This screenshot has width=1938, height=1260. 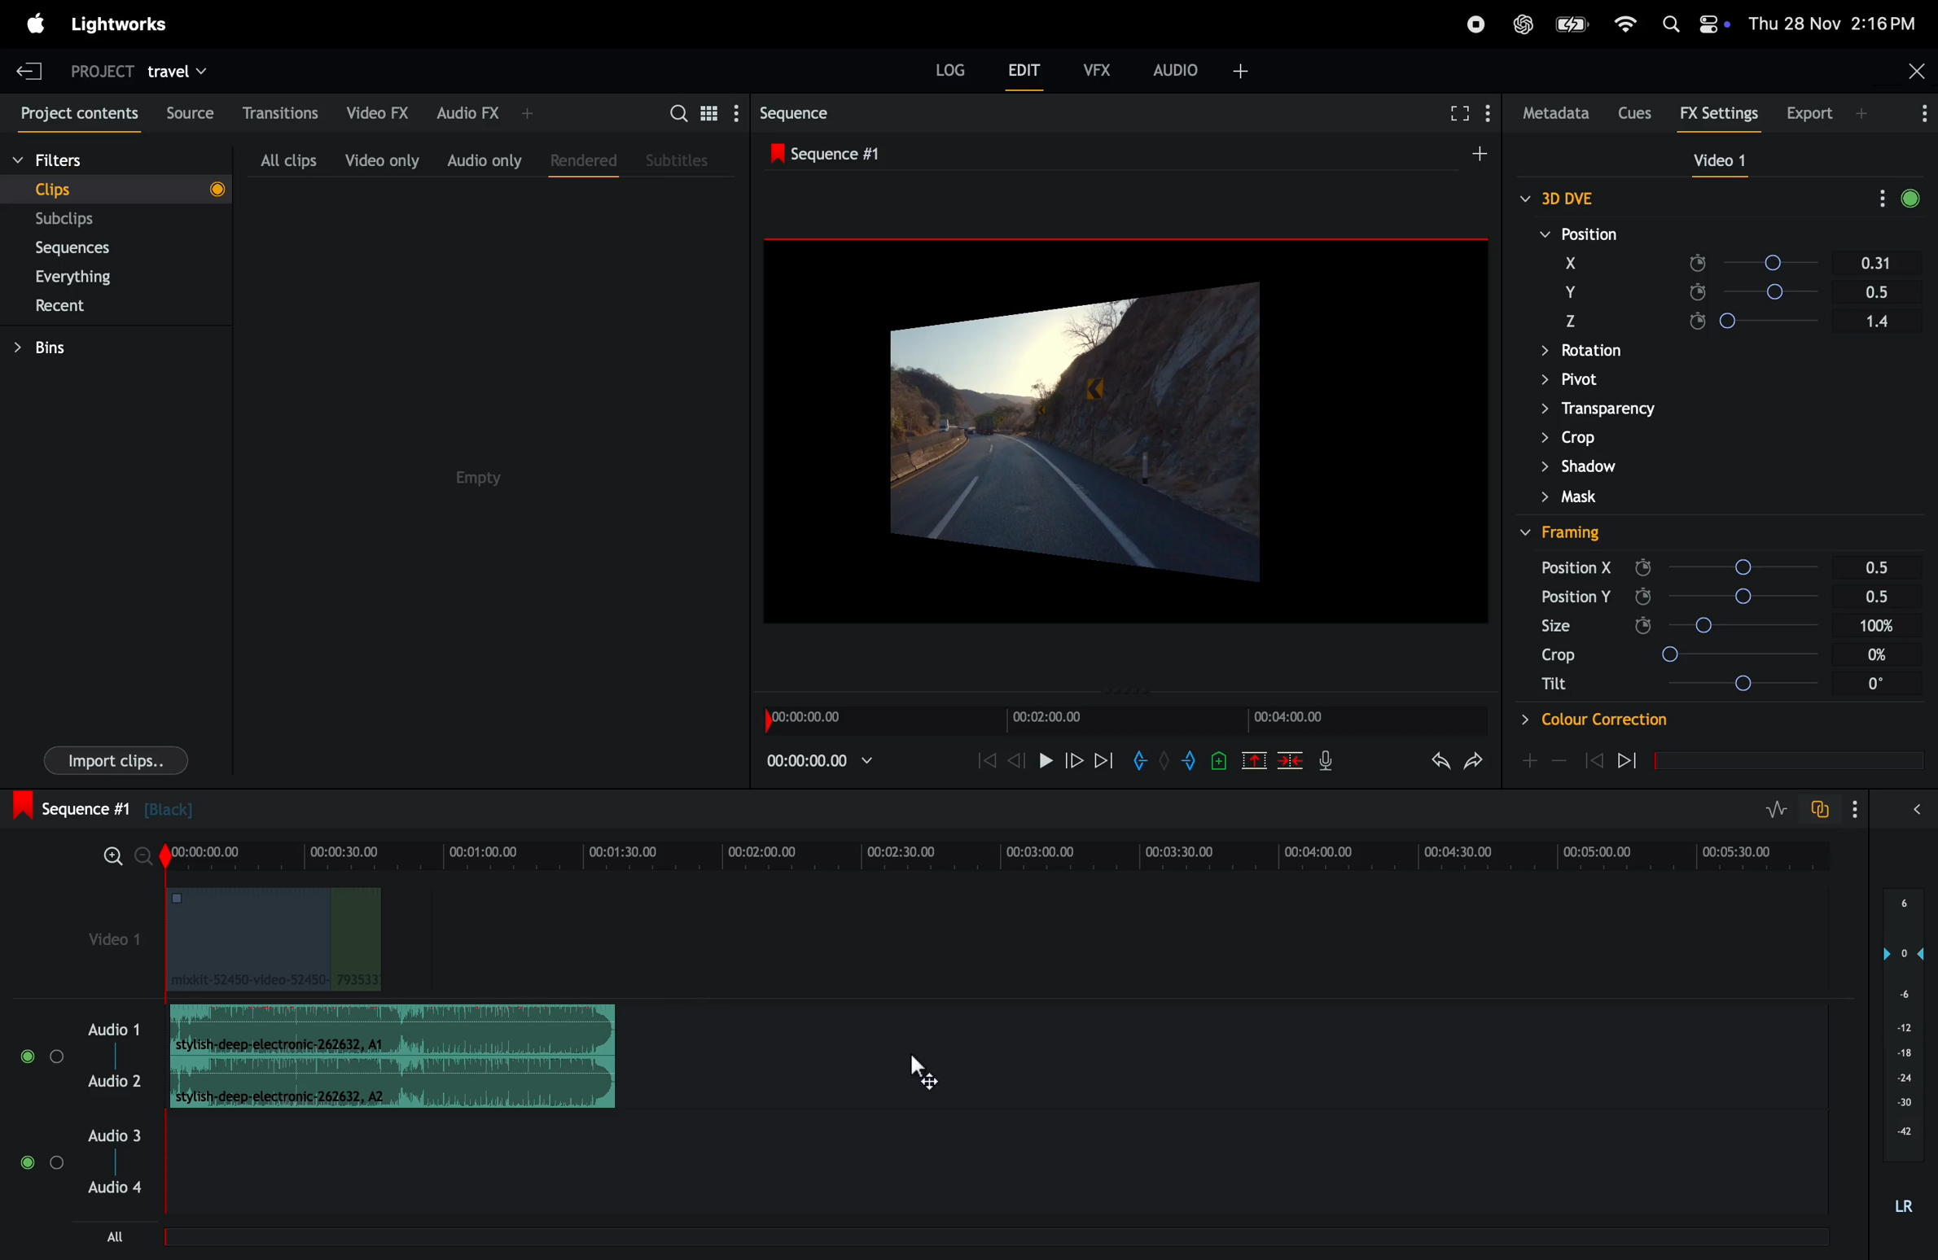 What do you see at coordinates (1120, 717) in the screenshot?
I see `timeframe` at bounding box center [1120, 717].